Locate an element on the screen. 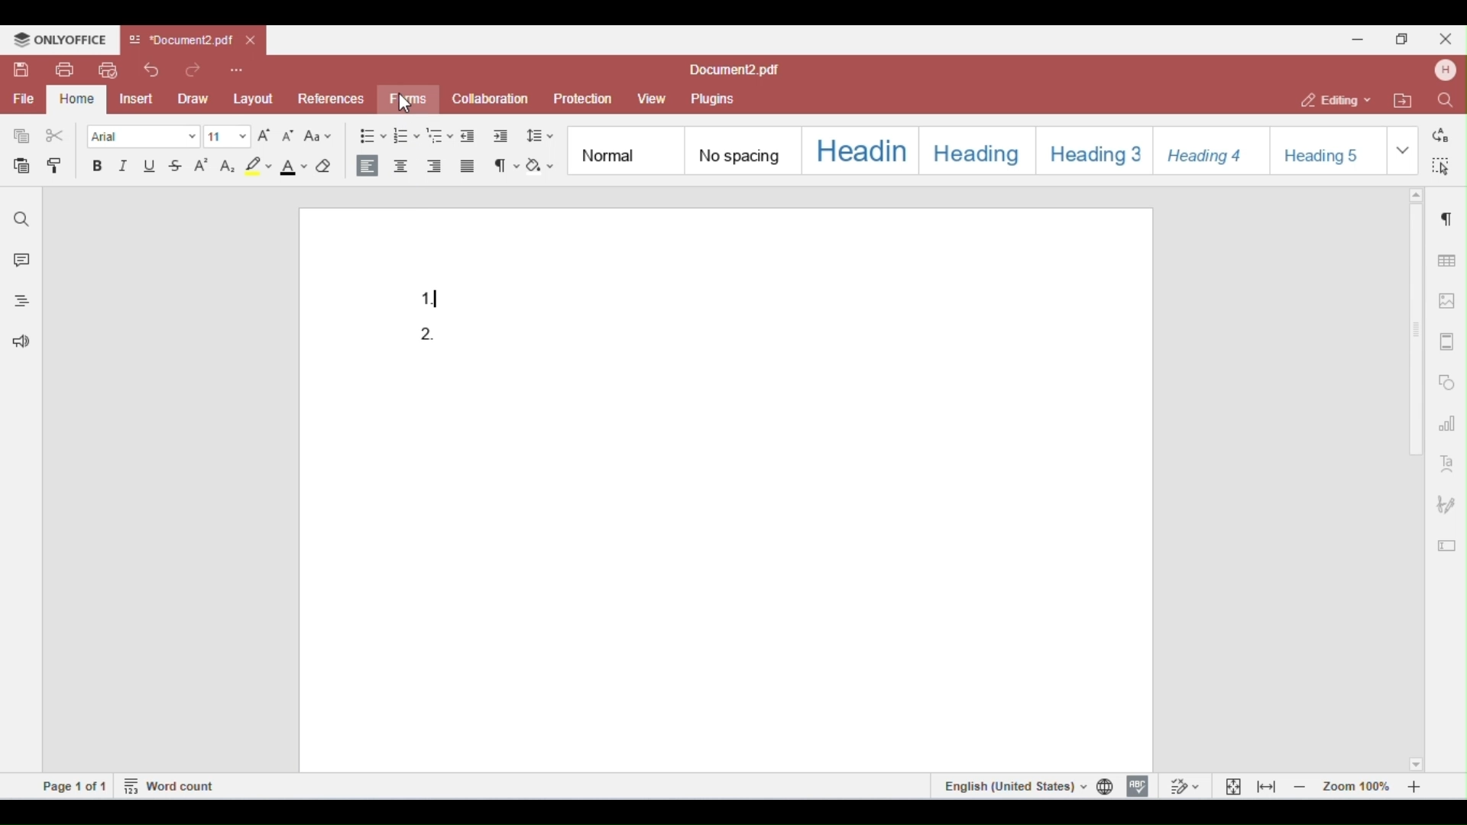  1. is located at coordinates (440, 296).